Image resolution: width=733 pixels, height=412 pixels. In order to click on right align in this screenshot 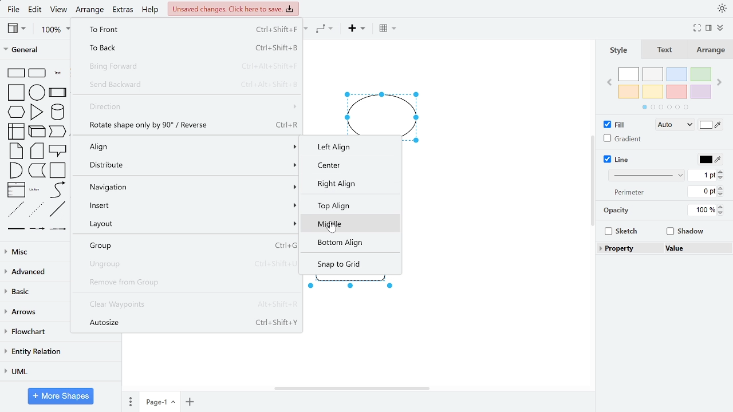, I will do `click(350, 185)`.